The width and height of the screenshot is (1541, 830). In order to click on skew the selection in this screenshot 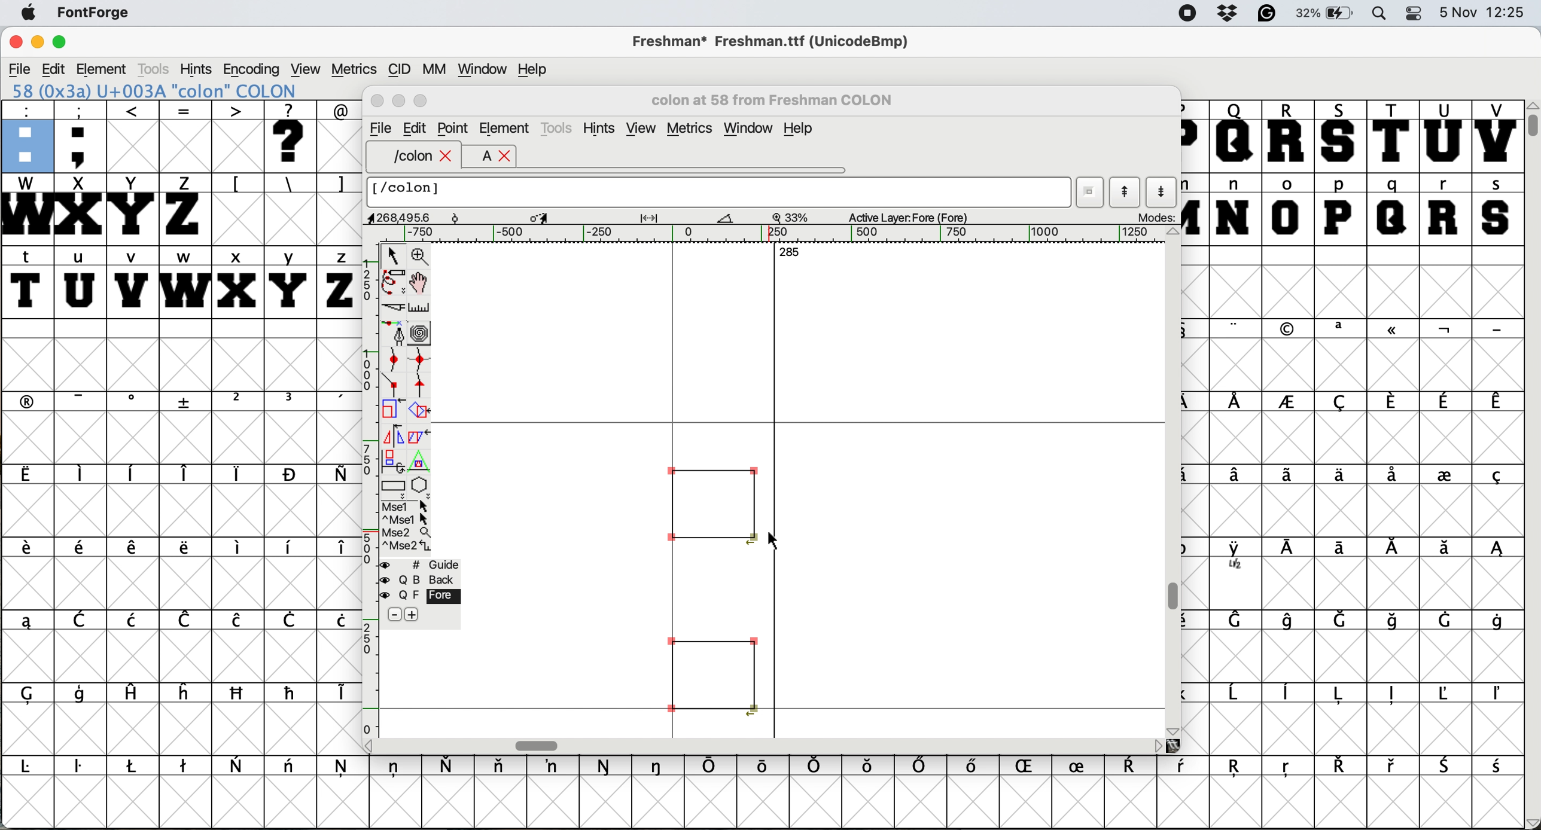, I will do `click(419, 436)`.